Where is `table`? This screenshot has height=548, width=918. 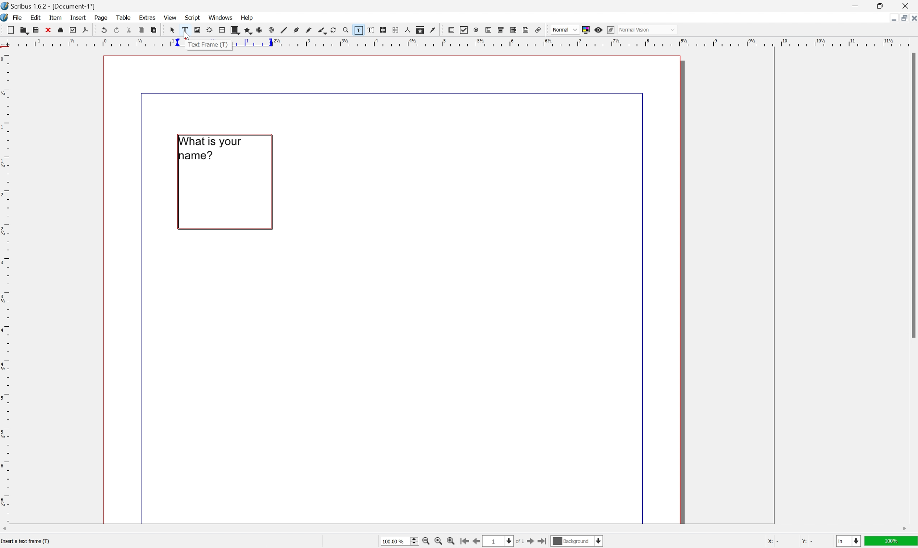
table is located at coordinates (222, 30).